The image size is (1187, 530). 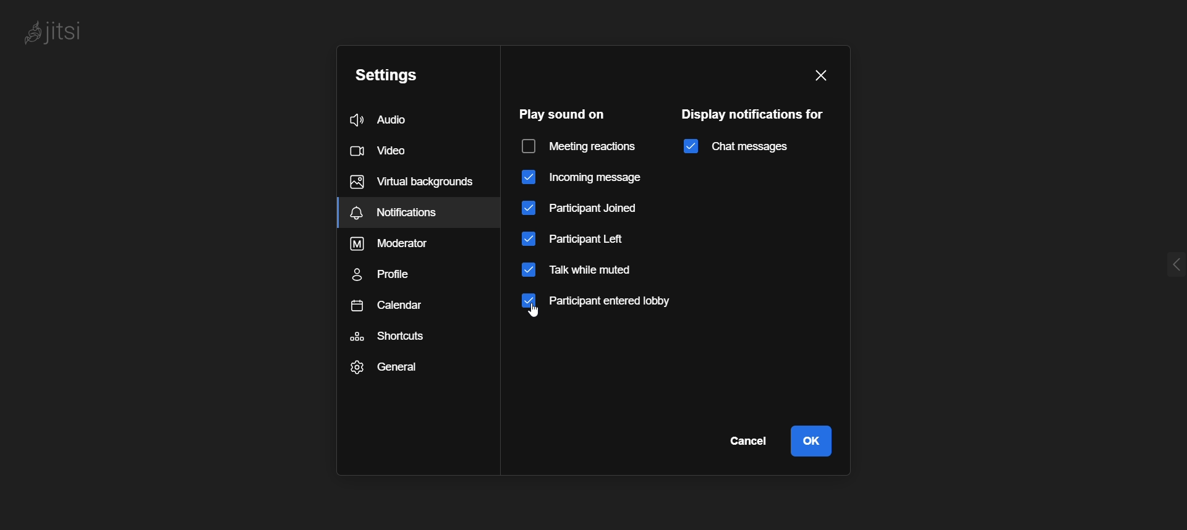 I want to click on jitsi, so click(x=56, y=32).